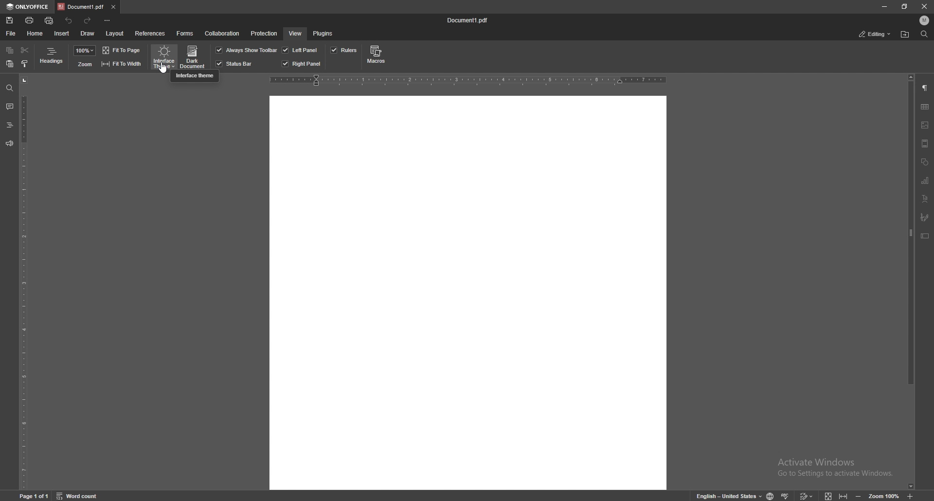 Image resolution: width=934 pixels, height=501 pixels. Describe the element at coordinates (194, 57) in the screenshot. I see `dark document` at that location.